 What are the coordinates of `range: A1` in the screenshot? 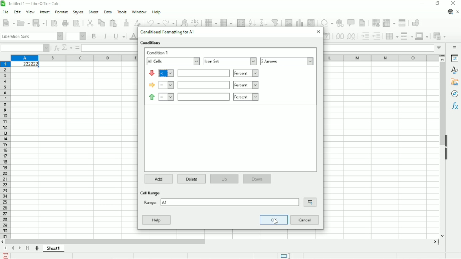 It's located at (220, 202).